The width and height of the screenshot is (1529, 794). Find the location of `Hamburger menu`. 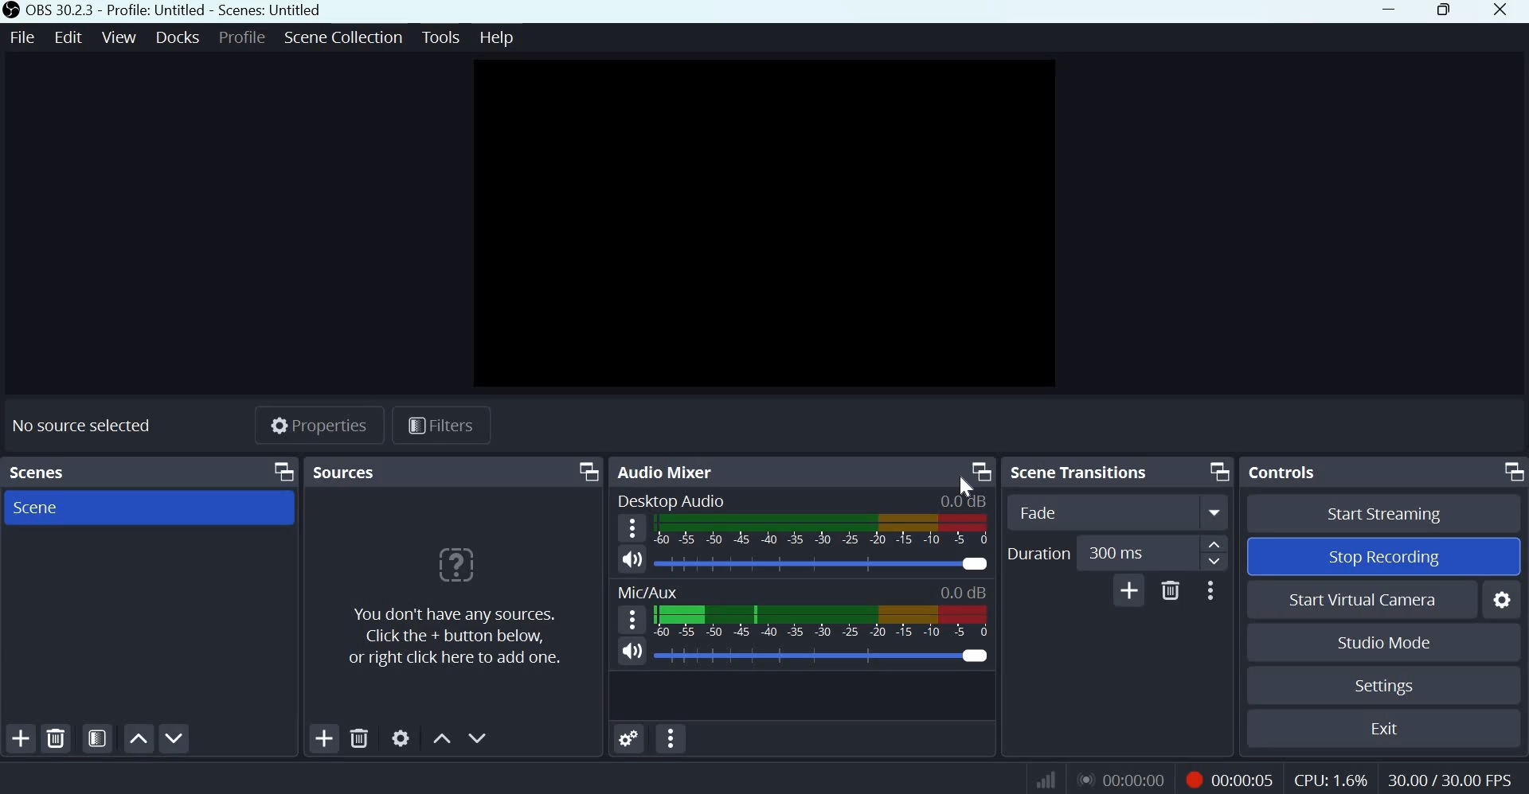

Hamburger menu is located at coordinates (632, 528).